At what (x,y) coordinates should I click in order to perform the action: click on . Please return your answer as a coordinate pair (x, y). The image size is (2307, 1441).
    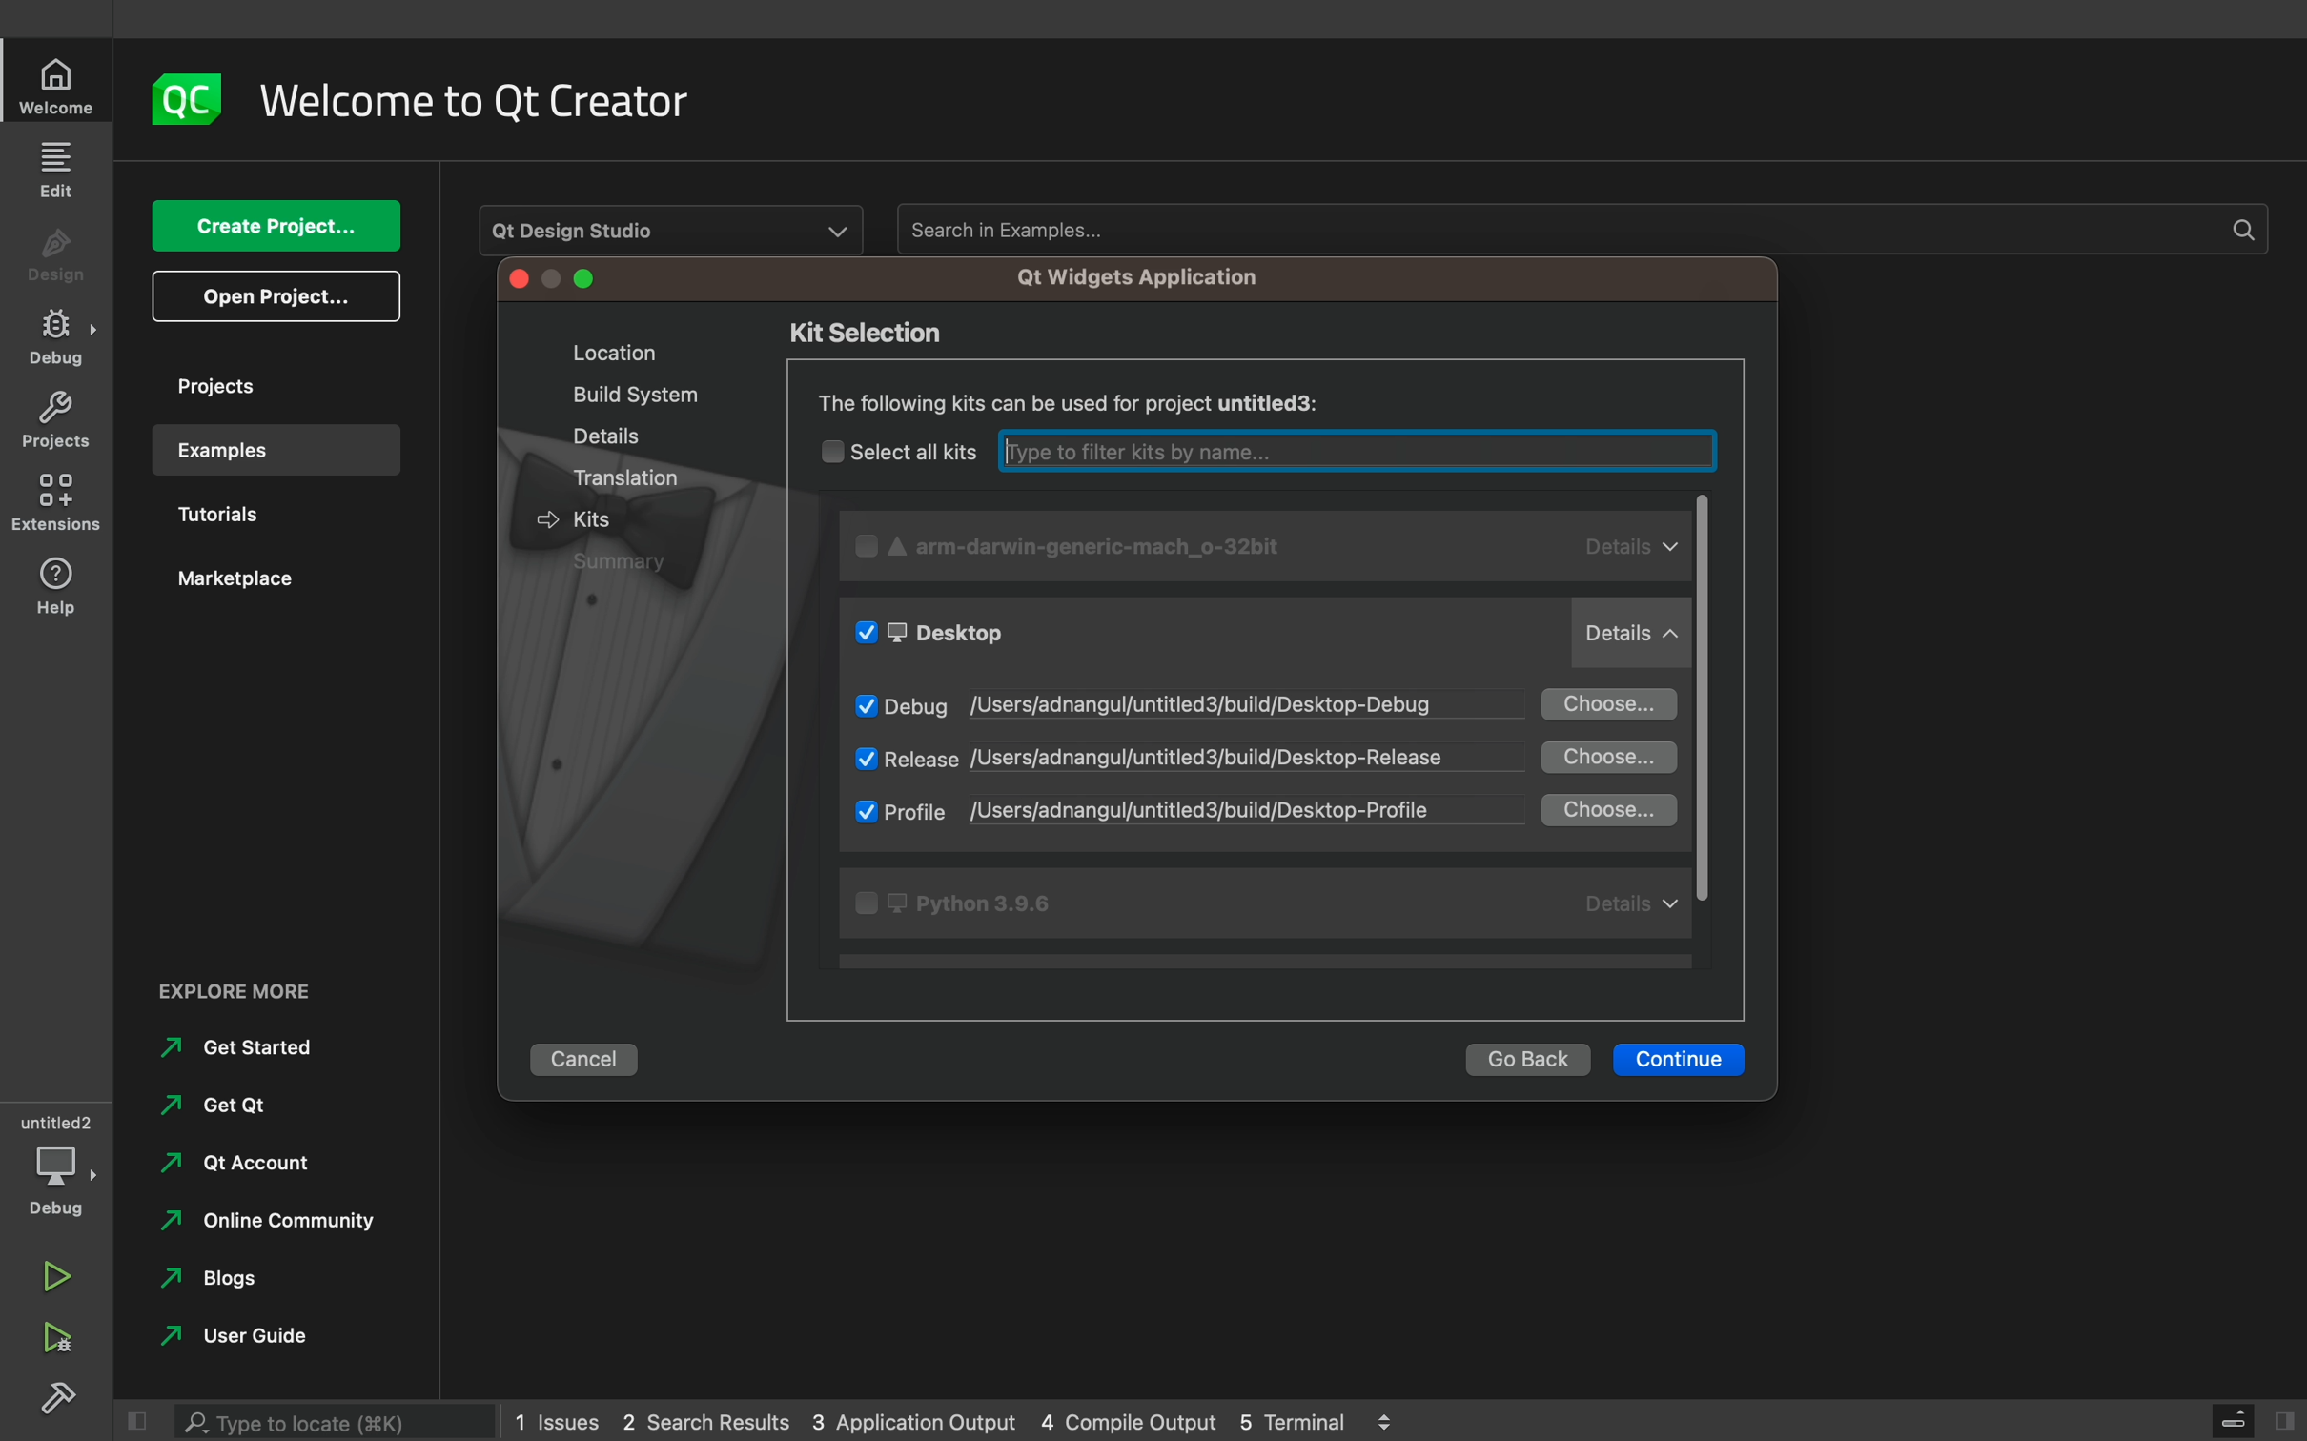
    Looking at the image, I should click on (215, 1285).